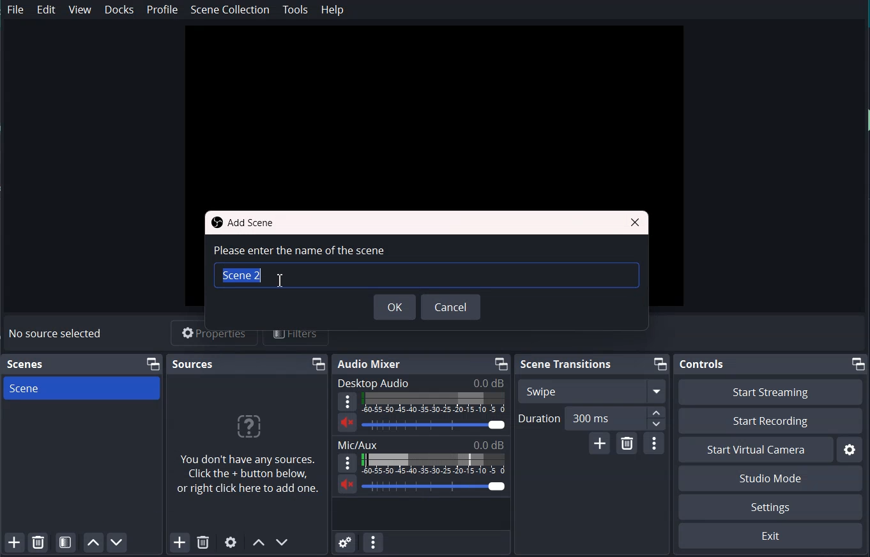  I want to click on File, so click(17, 10).